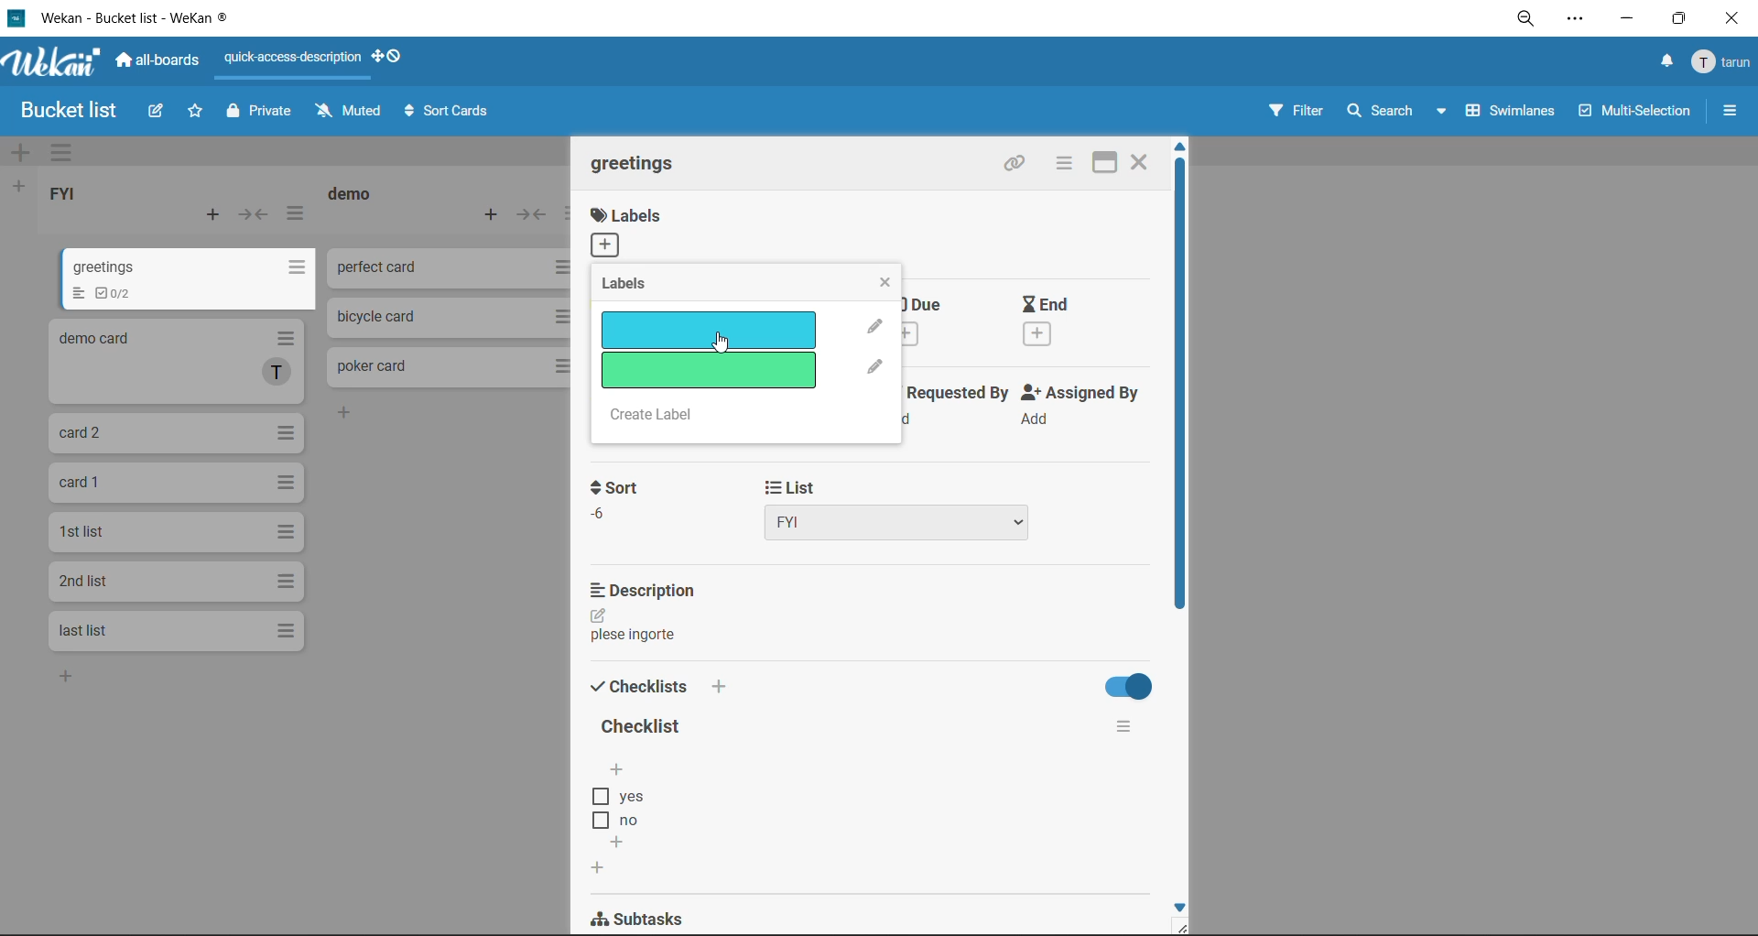 Image resolution: width=1758 pixels, height=936 pixels. What do you see at coordinates (255, 213) in the screenshot?
I see `collapse` at bounding box center [255, 213].